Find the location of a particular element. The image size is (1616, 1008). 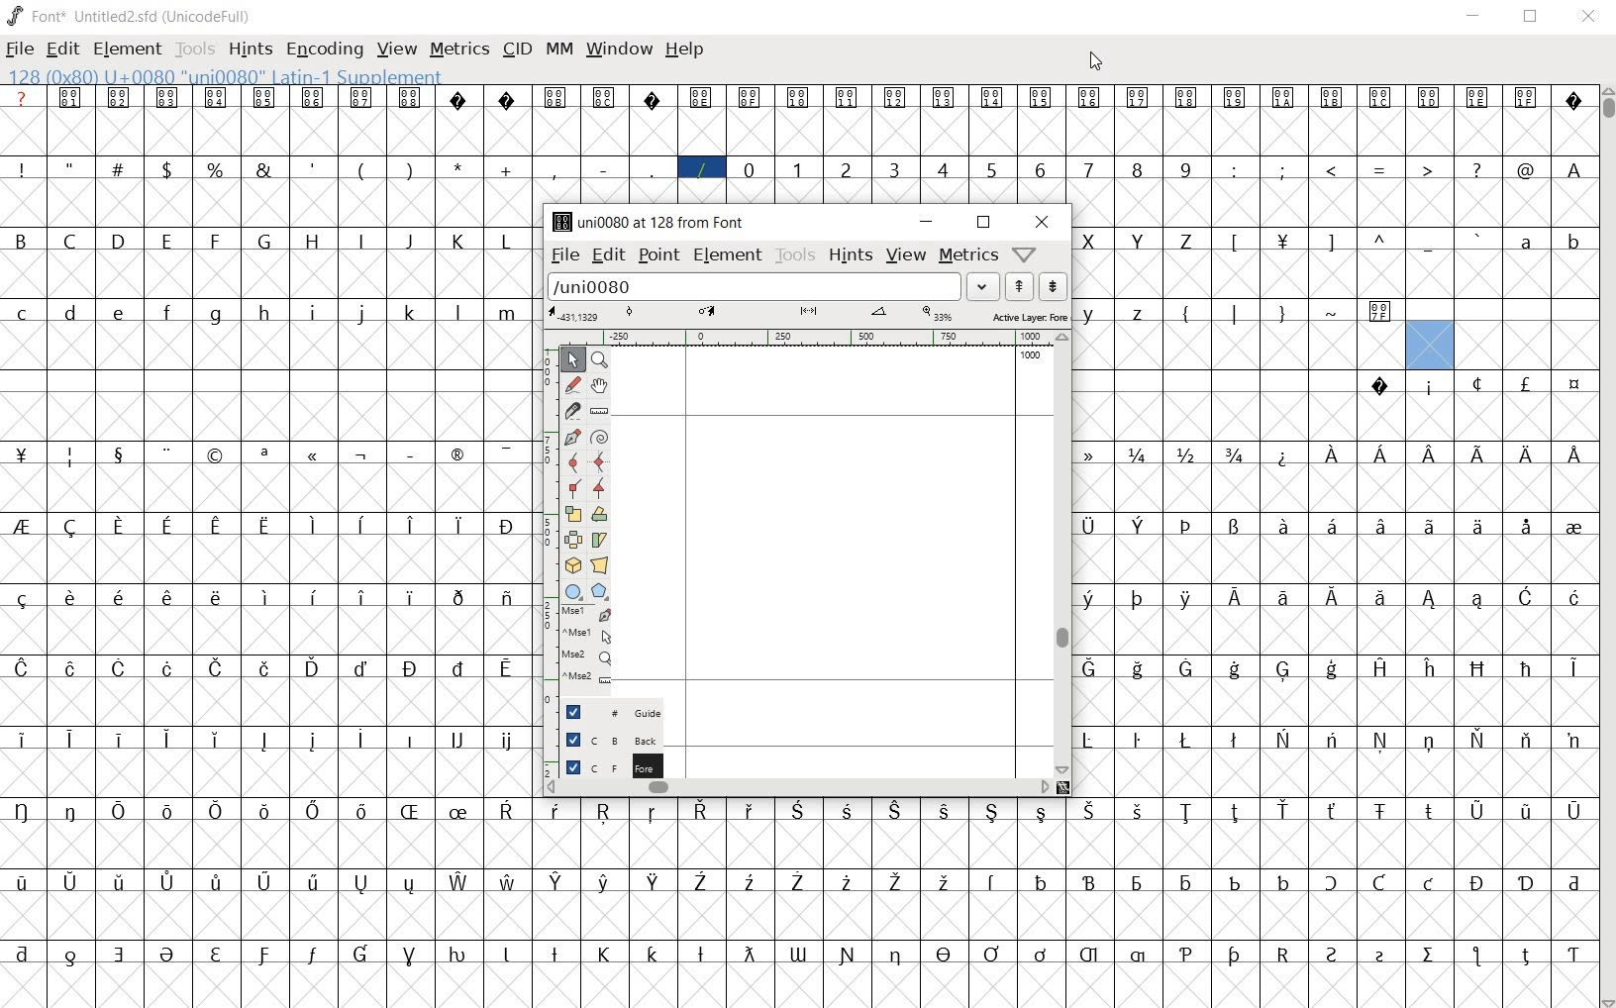

glyph is located at coordinates (263, 741).